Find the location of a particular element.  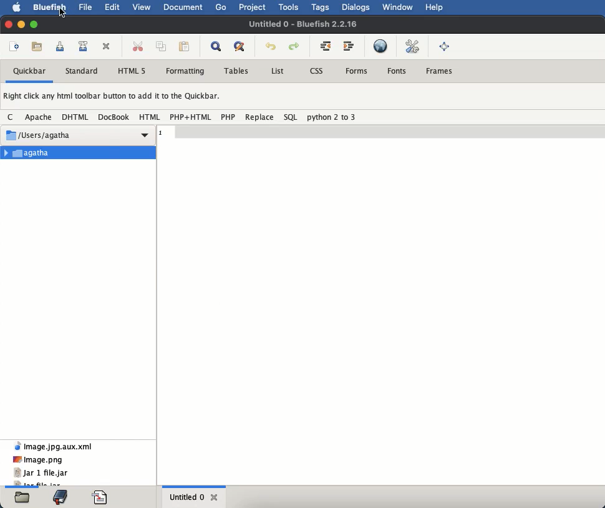

bookmark is located at coordinates (60, 497).